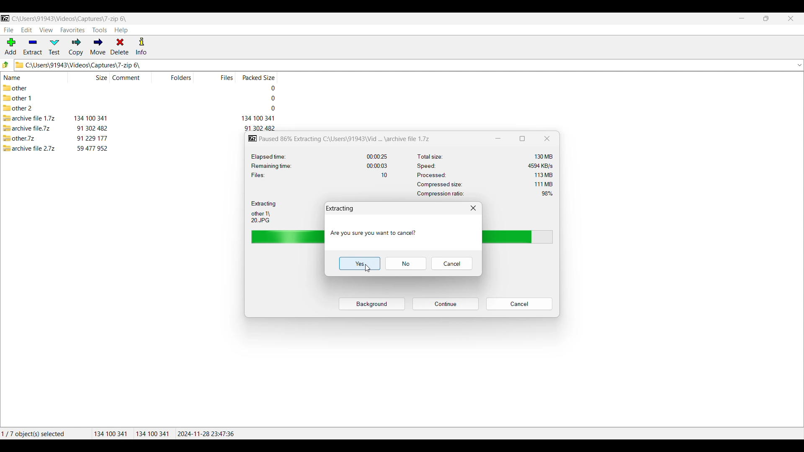  What do you see at coordinates (29, 128) in the screenshot?
I see `archive file.7z` at bounding box center [29, 128].